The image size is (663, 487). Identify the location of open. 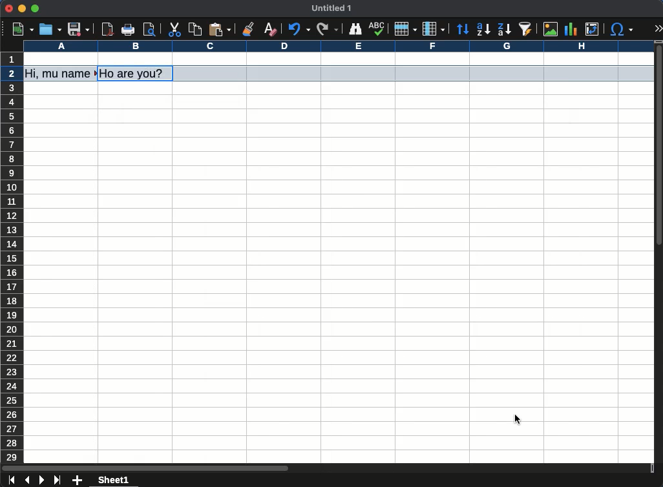
(49, 29).